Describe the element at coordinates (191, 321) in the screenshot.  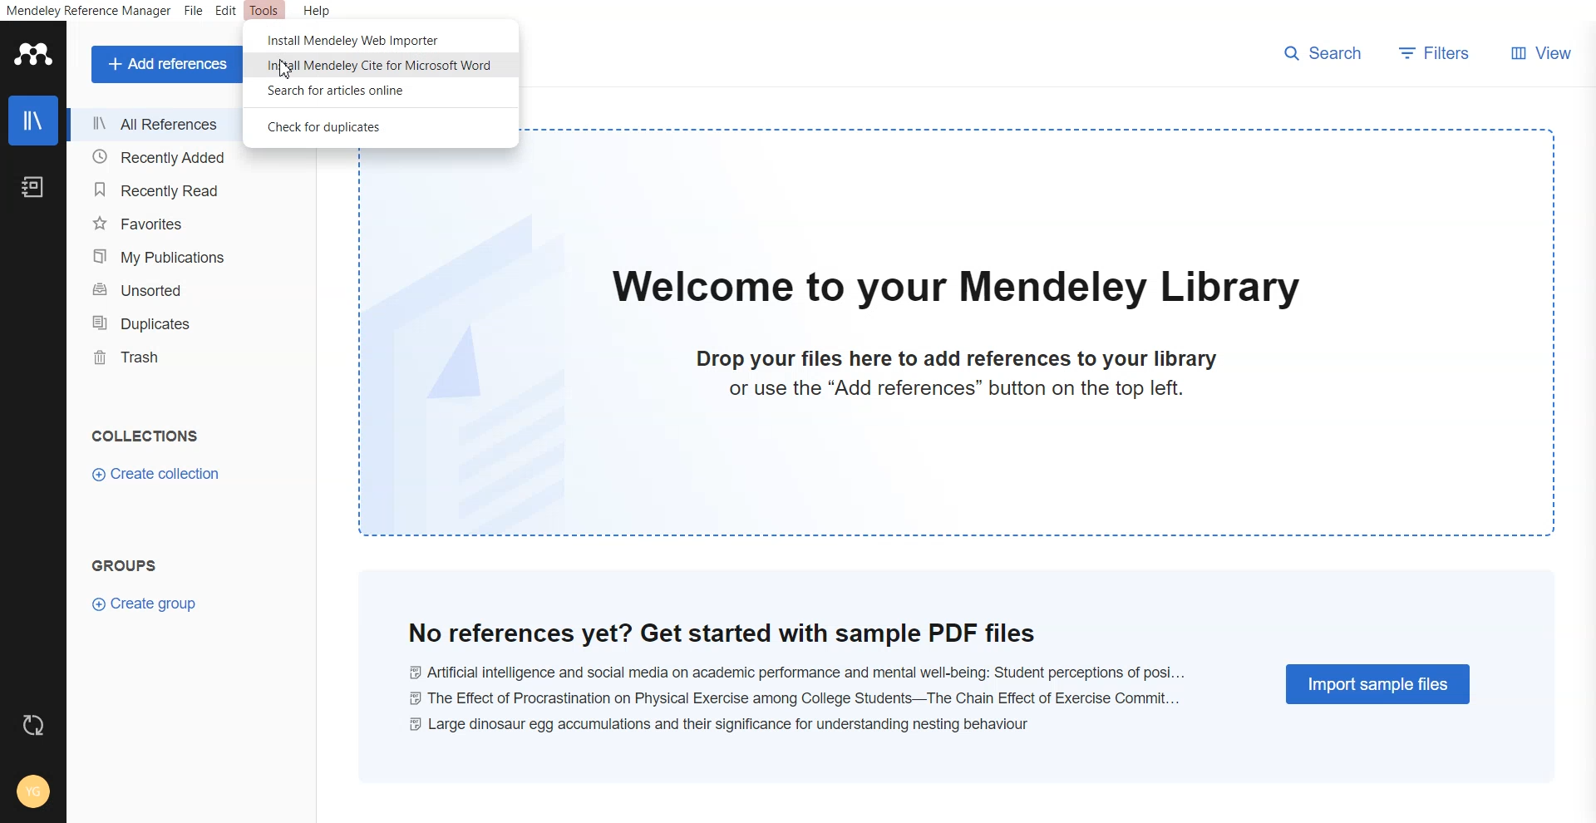
I see `Duplicates` at that location.